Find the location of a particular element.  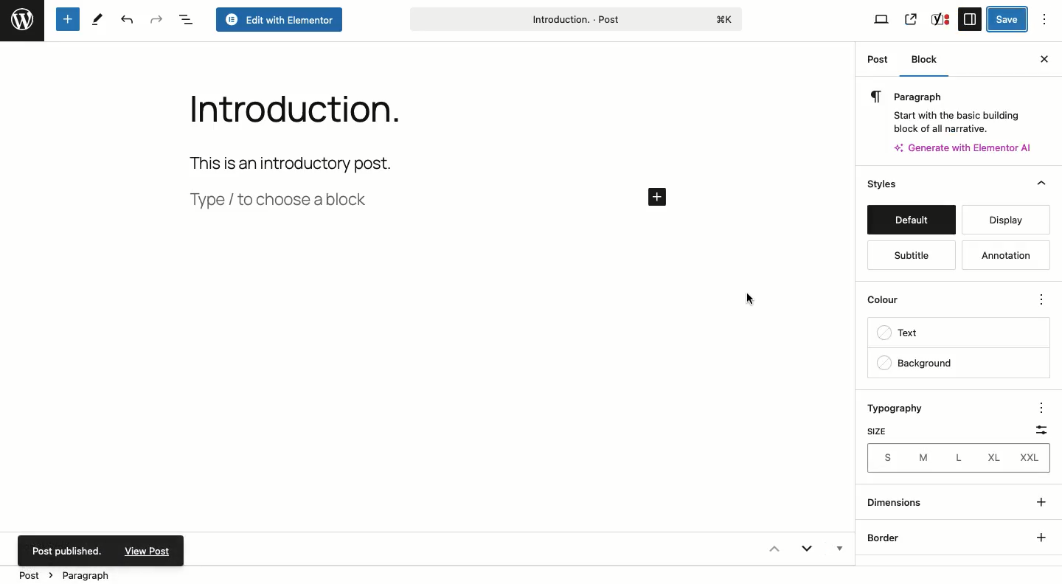

Styles is located at coordinates (909, 185).